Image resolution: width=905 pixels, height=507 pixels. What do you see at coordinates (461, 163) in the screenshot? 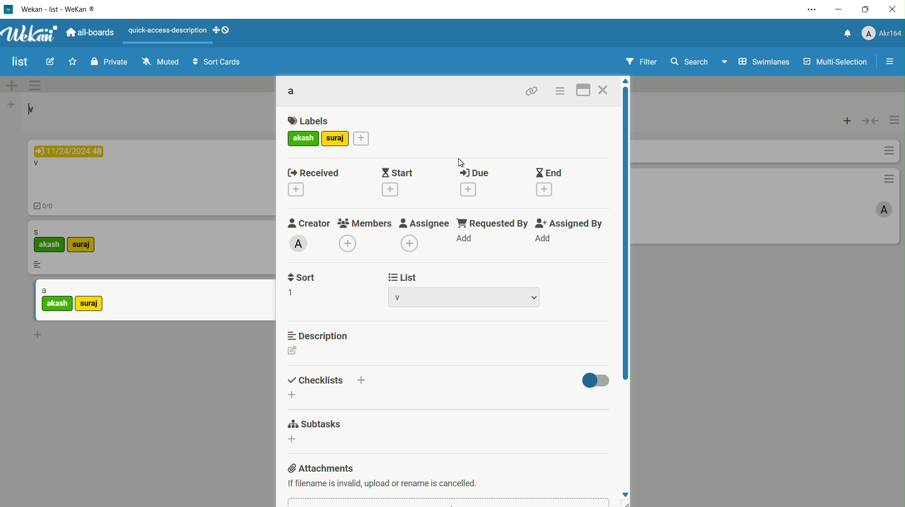
I see `cursor` at bounding box center [461, 163].